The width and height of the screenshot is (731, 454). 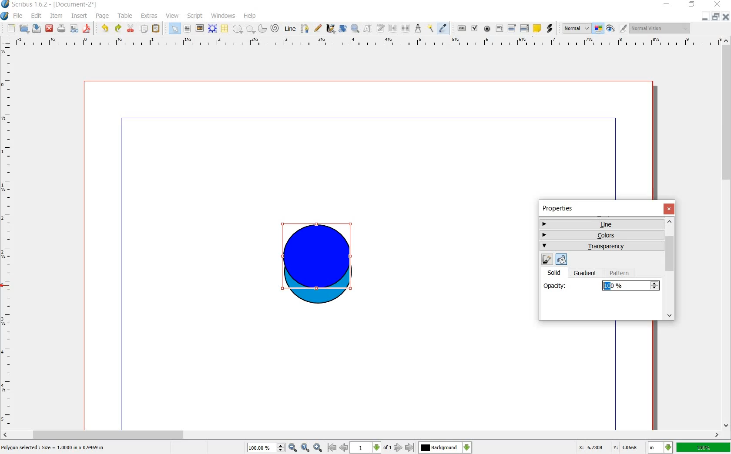 What do you see at coordinates (80, 17) in the screenshot?
I see `insert` at bounding box center [80, 17].